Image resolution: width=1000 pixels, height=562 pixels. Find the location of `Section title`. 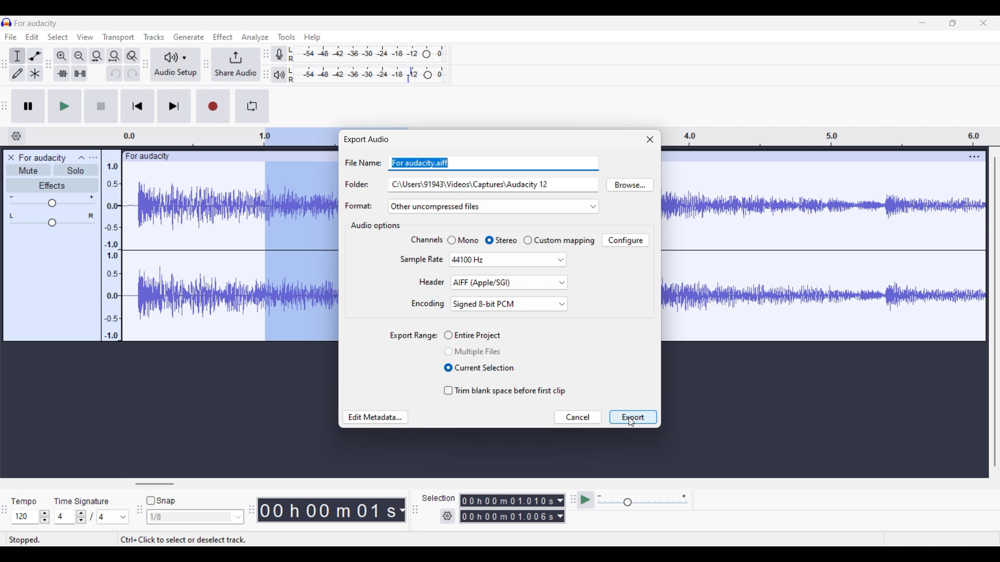

Section title is located at coordinates (376, 226).